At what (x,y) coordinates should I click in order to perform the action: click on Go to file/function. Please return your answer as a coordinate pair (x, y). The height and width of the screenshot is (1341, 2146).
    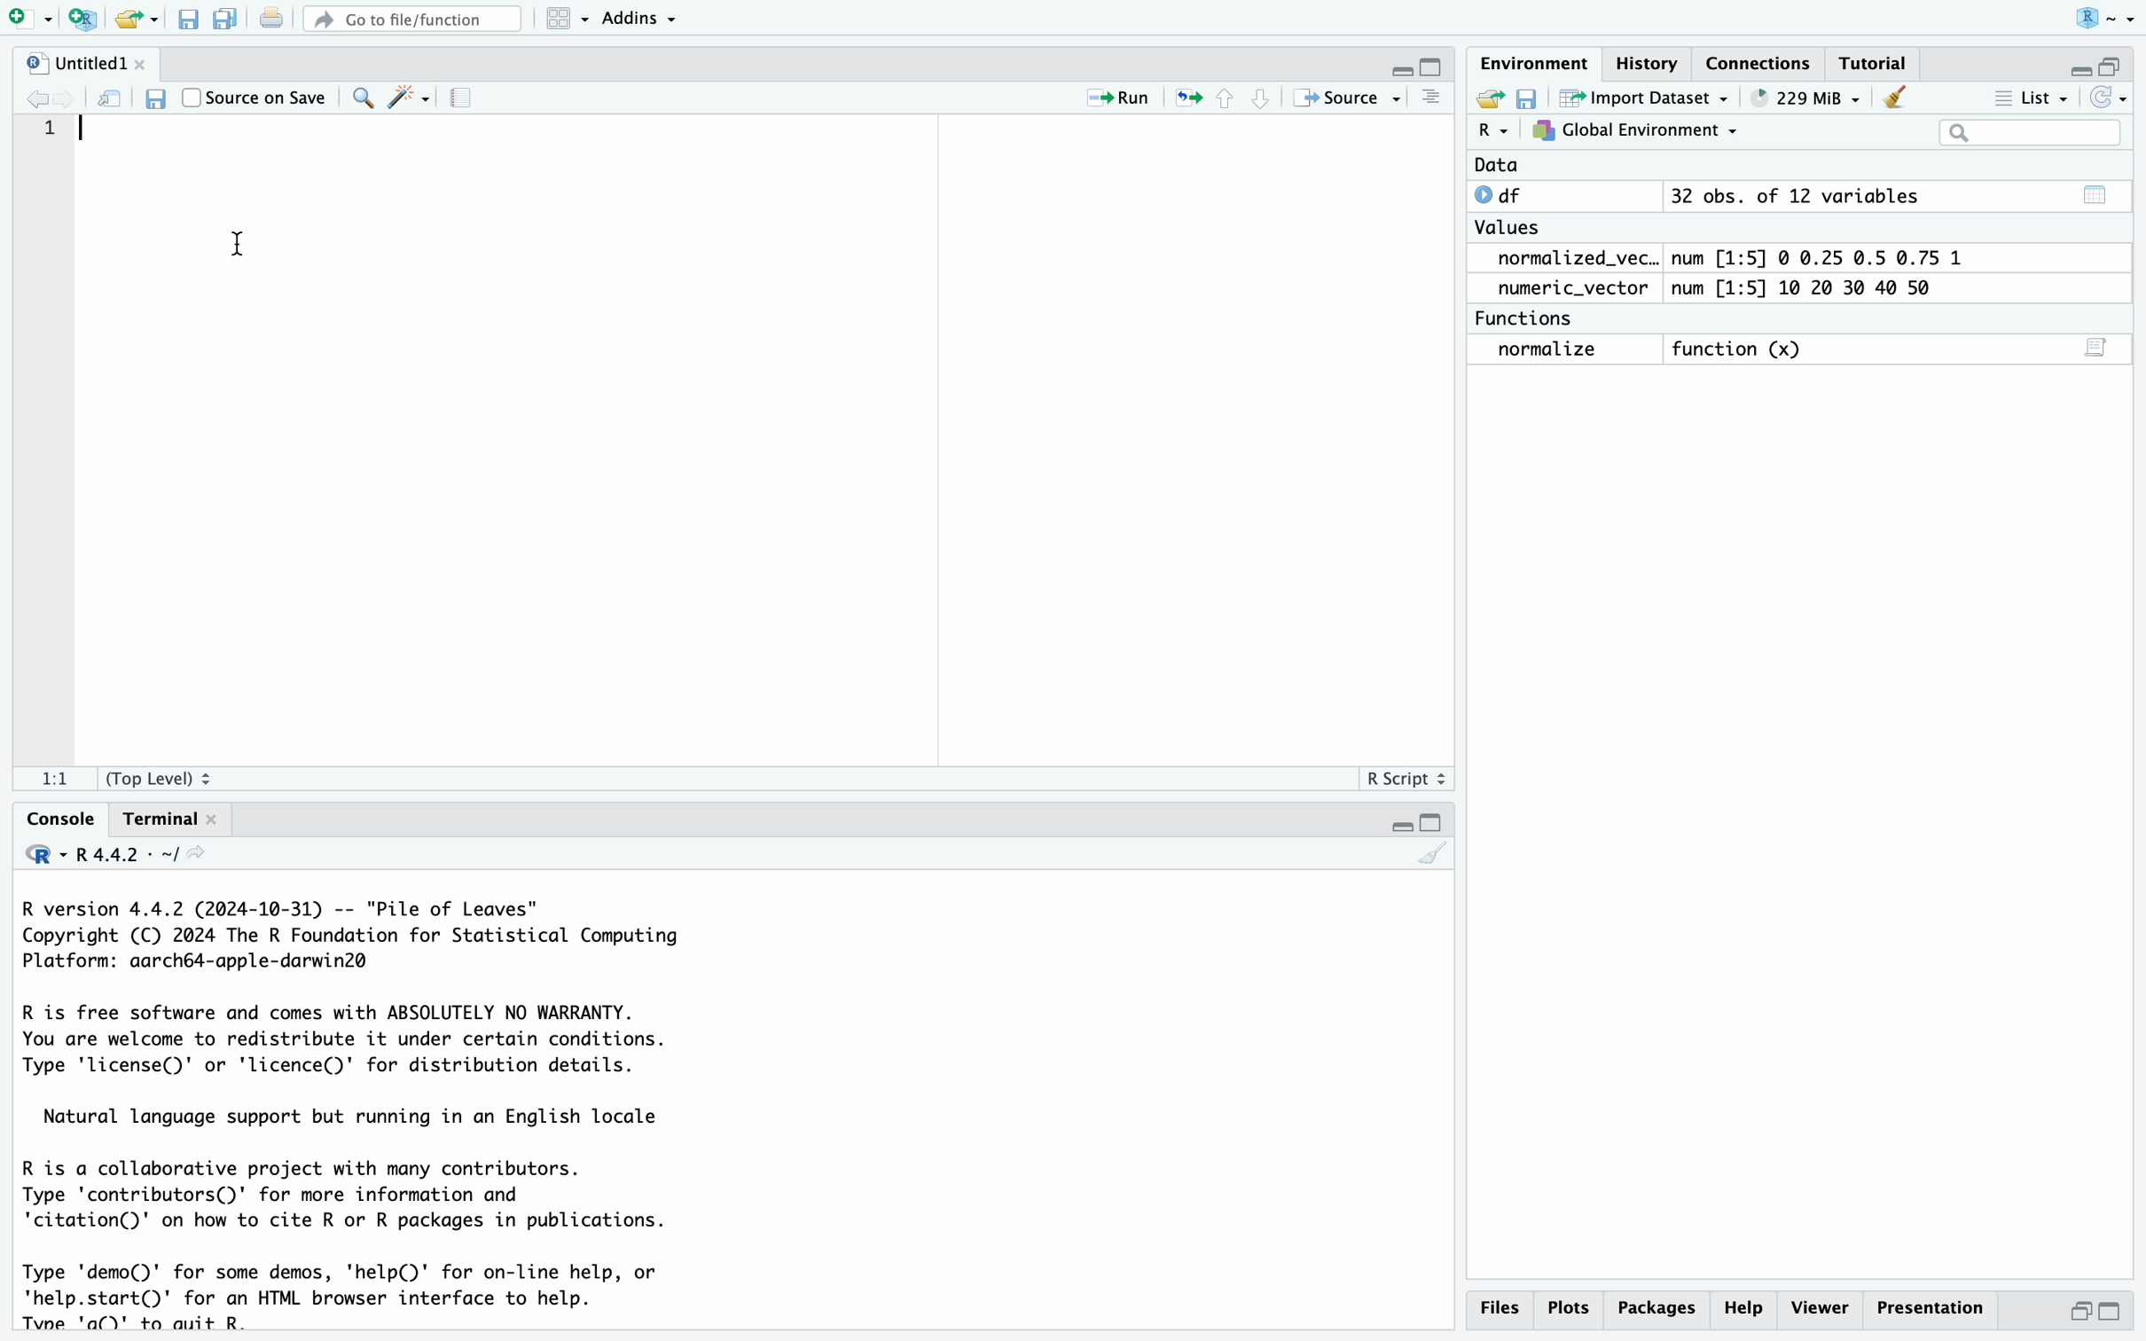
    Looking at the image, I should click on (412, 20).